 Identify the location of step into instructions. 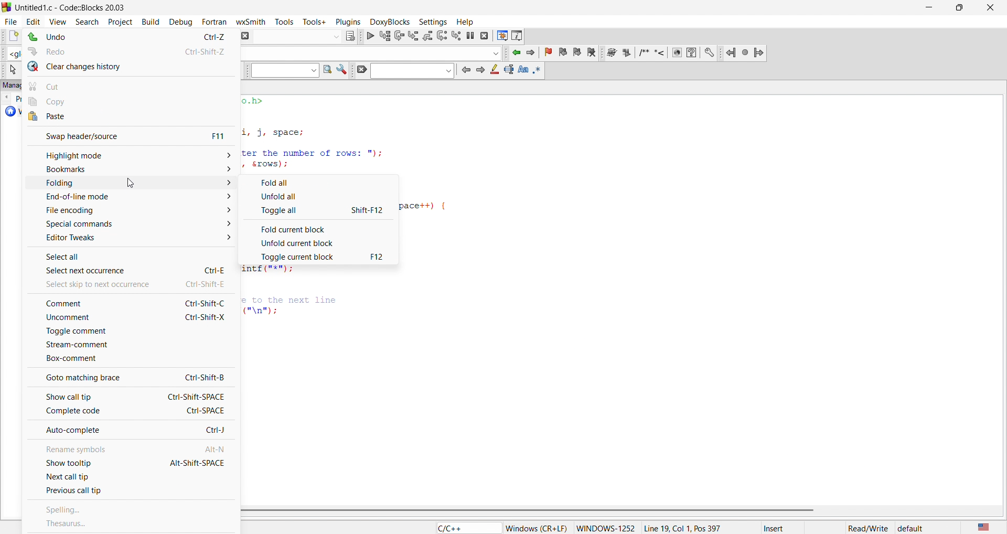
(457, 35).